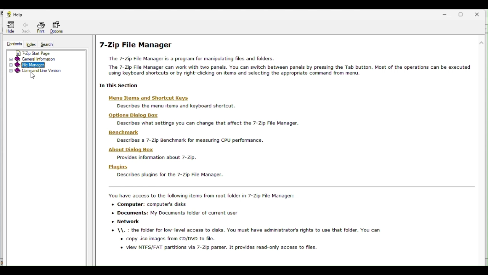 The width and height of the screenshot is (488, 275). Describe the element at coordinates (58, 28) in the screenshot. I see `Options` at that location.